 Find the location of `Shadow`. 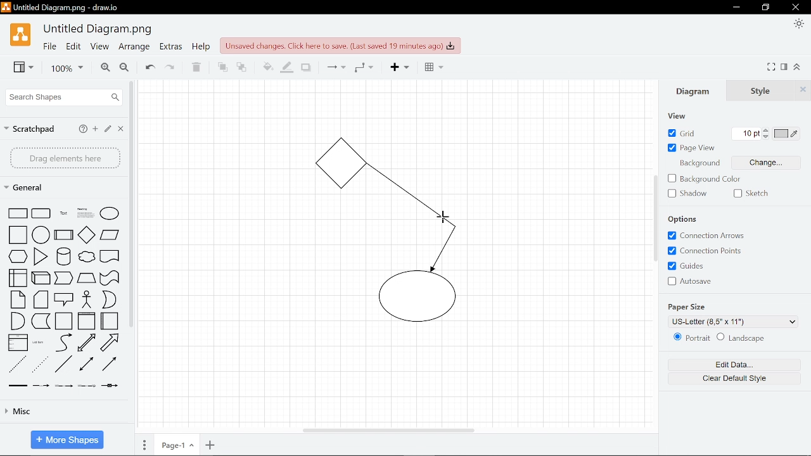

Shadow is located at coordinates (695, 194).